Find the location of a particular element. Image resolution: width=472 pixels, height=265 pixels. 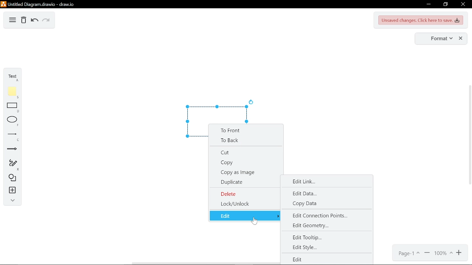

copy data is located at coordinates (306, 205).